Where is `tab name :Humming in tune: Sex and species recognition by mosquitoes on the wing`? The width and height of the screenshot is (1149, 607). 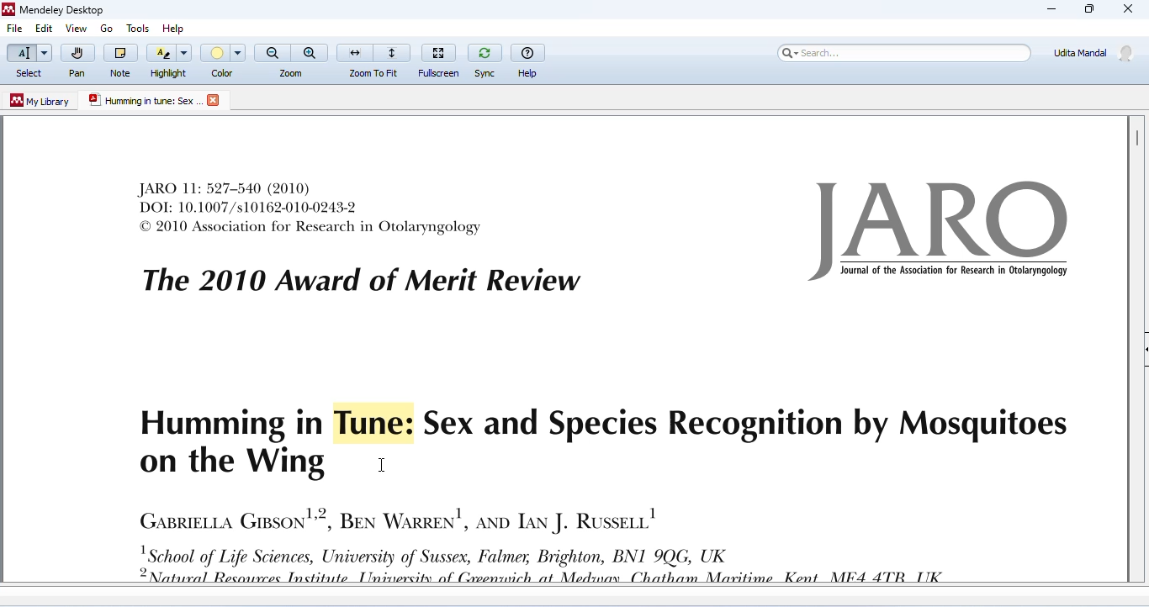
tab name :Humming in tune: Sex and species recognition by mosquitoes on the wing is located at coordinates (144, 101).